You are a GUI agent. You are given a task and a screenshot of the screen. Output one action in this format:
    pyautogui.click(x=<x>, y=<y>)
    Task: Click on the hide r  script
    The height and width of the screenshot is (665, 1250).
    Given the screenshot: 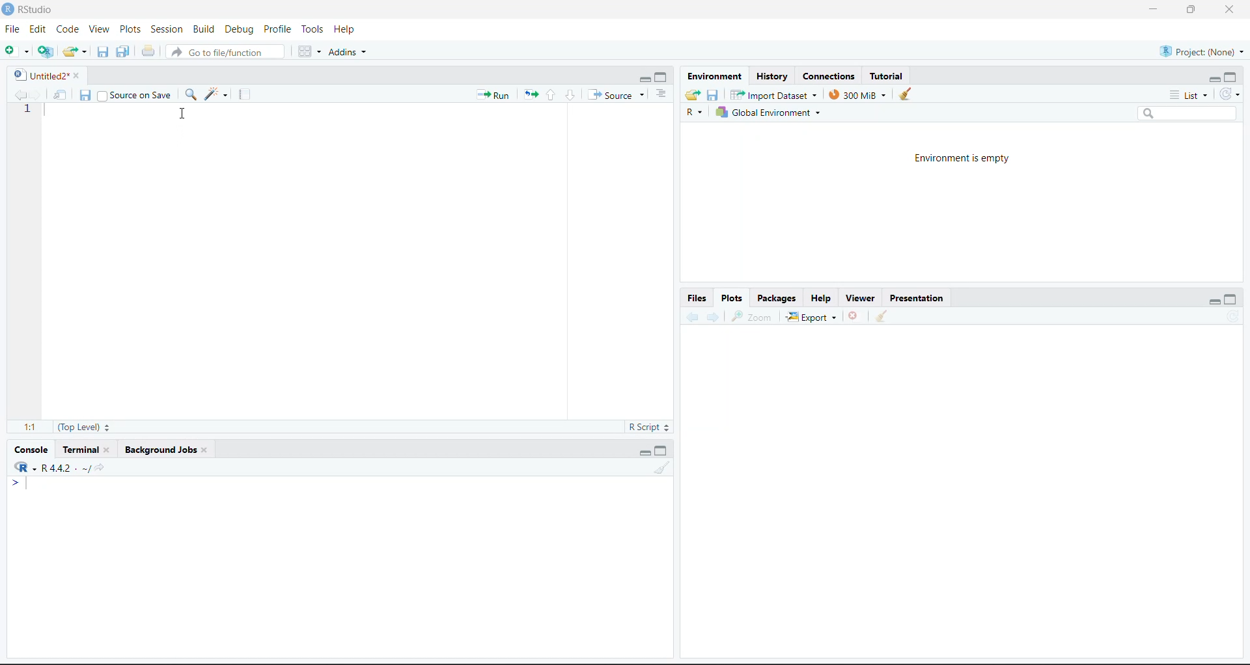 What is the action you would take?
    pyautogui.click(x=1210, y=78)
    